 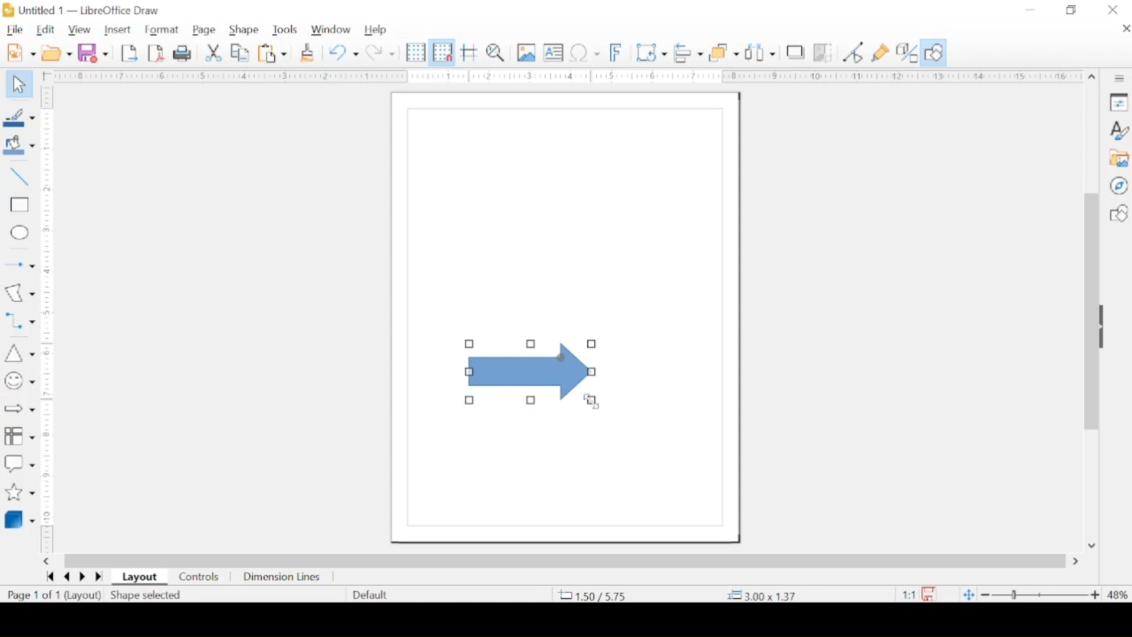 What do you see at coordinates (496, 52) in the screenshot?
I see `pan and zoom` at bounding box center [496, 52].